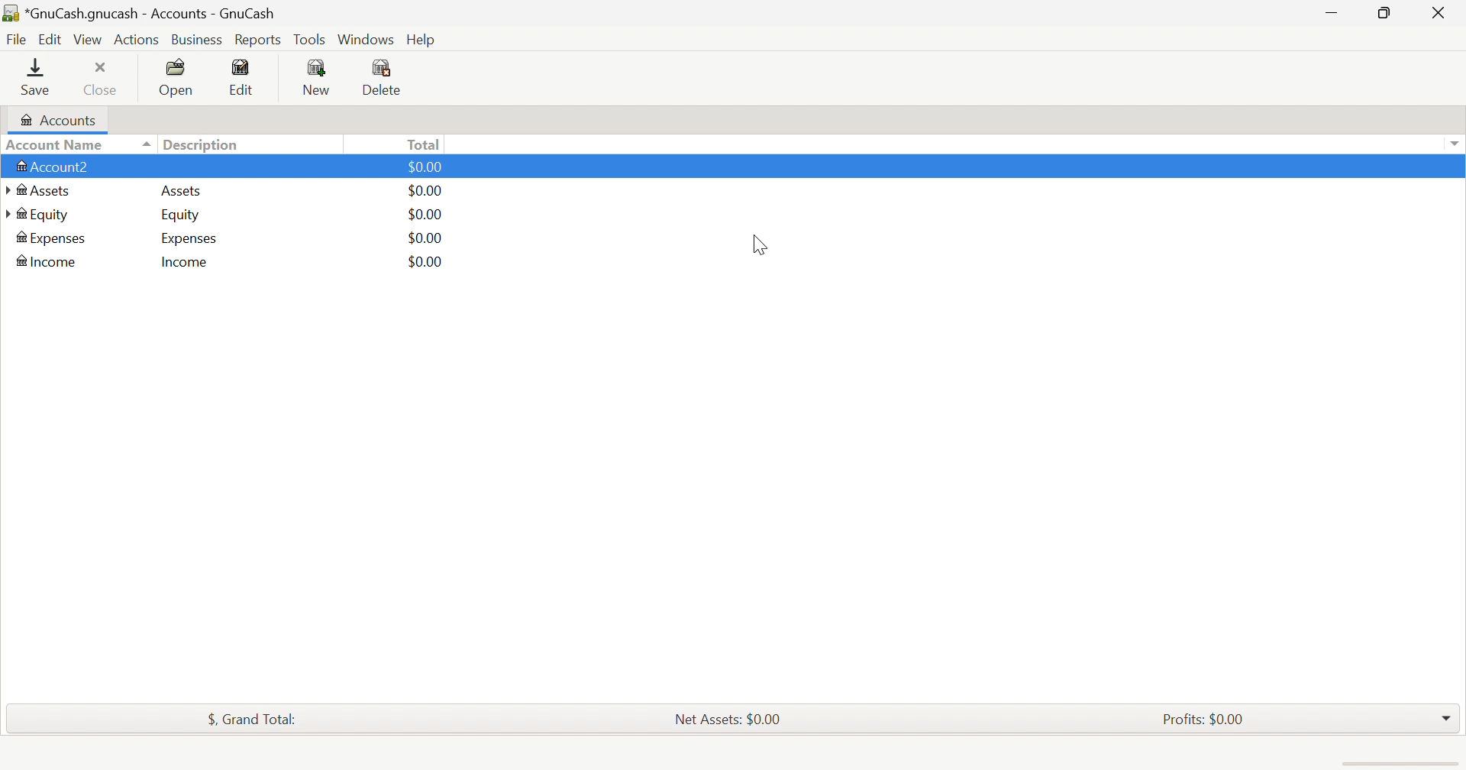 Image resolution: width=1466 pixels, height=770 pixels. Describe the element at coordinates (247, 77) in the screenshot. I see `Edit` at that location.